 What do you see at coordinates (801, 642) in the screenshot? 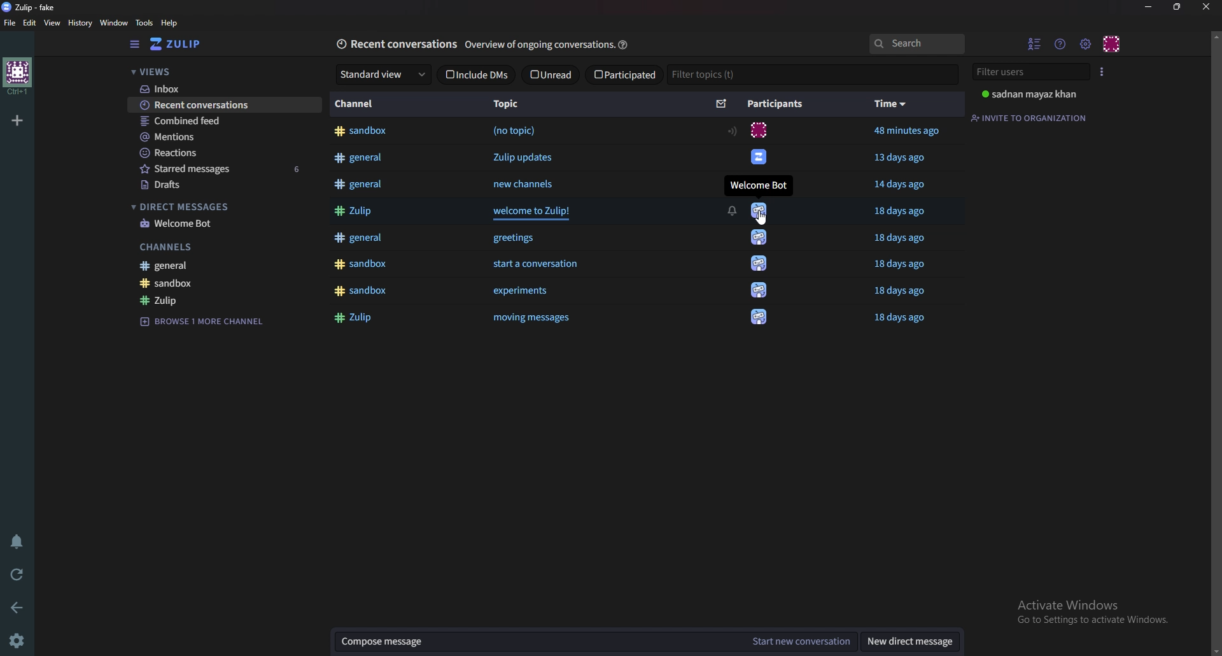
I see `Start new conversation` at bounding box center [801, 642].